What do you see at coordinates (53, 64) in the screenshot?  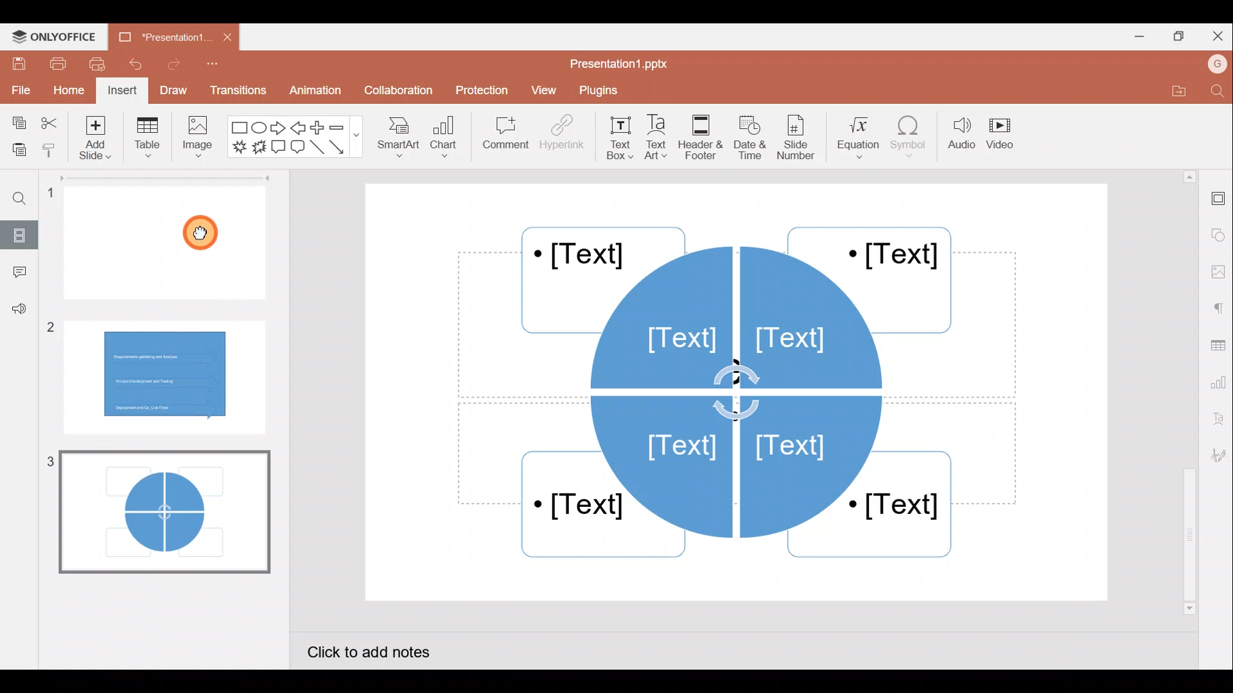 I see `Print file` at bounding box center [53, 64].